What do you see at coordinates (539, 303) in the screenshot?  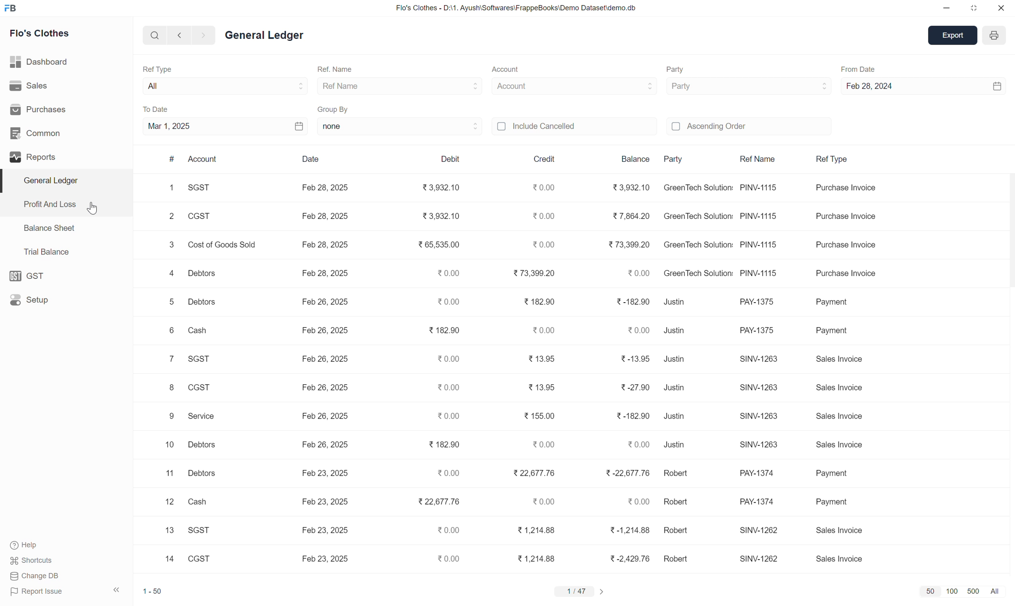 I see `₹182.90` at bounding box center [539, 303].